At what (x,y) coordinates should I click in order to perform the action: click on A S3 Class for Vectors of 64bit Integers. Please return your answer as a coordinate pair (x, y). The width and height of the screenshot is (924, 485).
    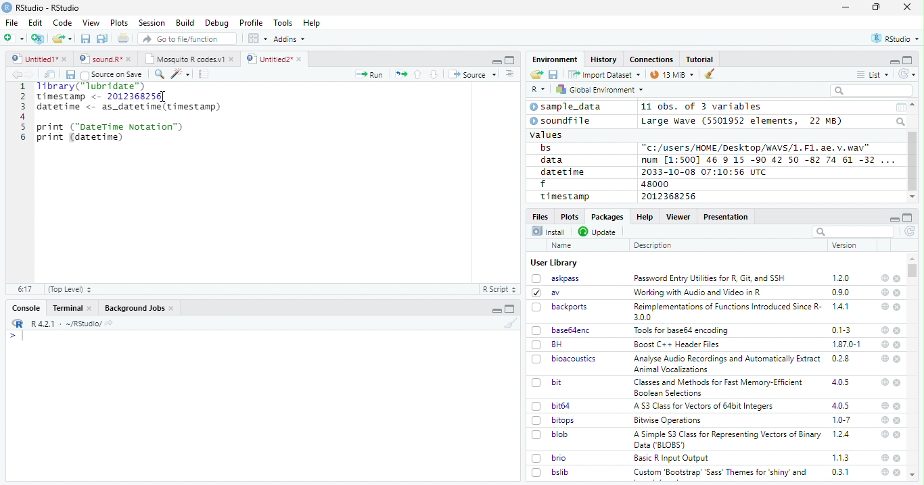
    Looking at the image, I should click on (705, 407).